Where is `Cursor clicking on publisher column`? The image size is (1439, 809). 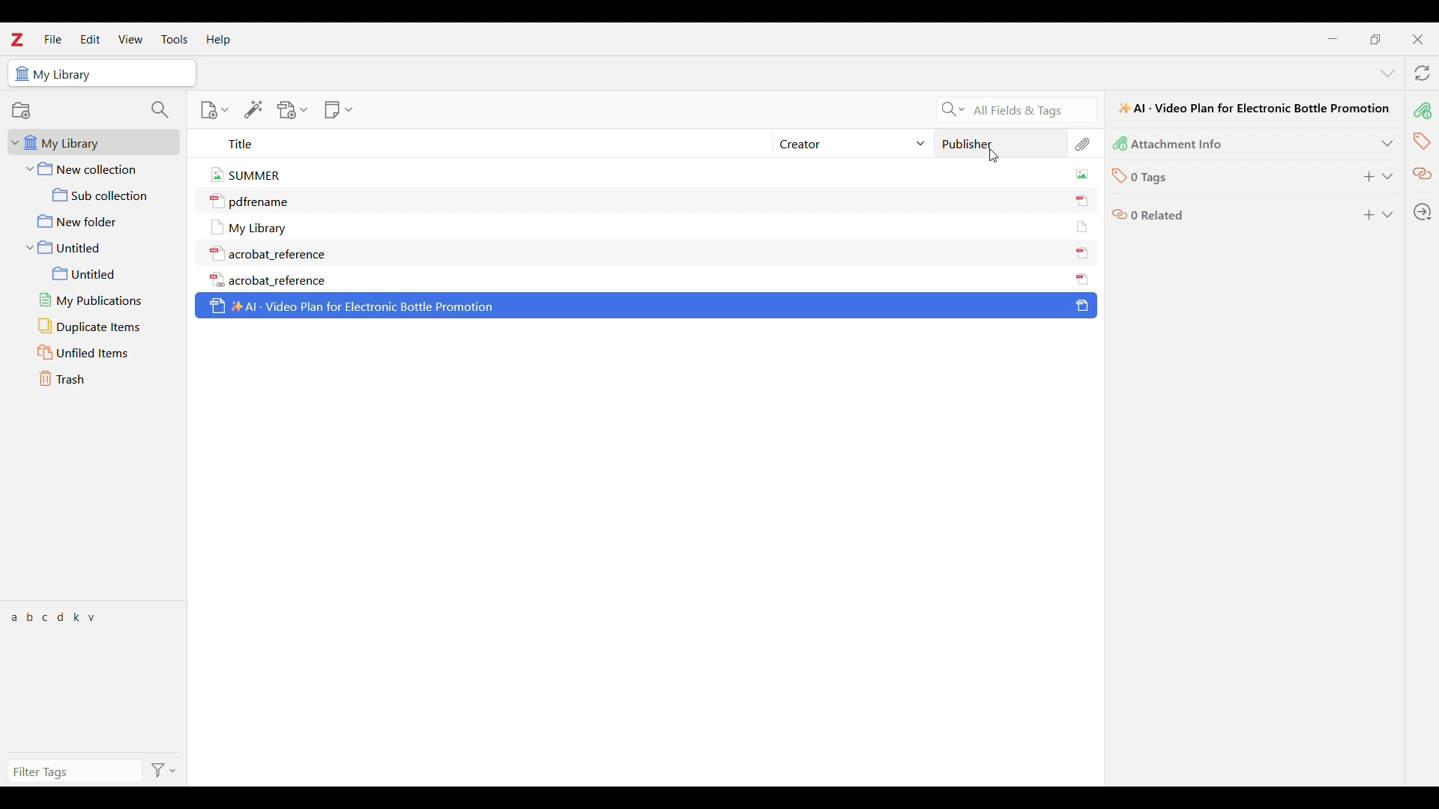 Cursor clicking on publisher column is located at coordinates (994, 156).